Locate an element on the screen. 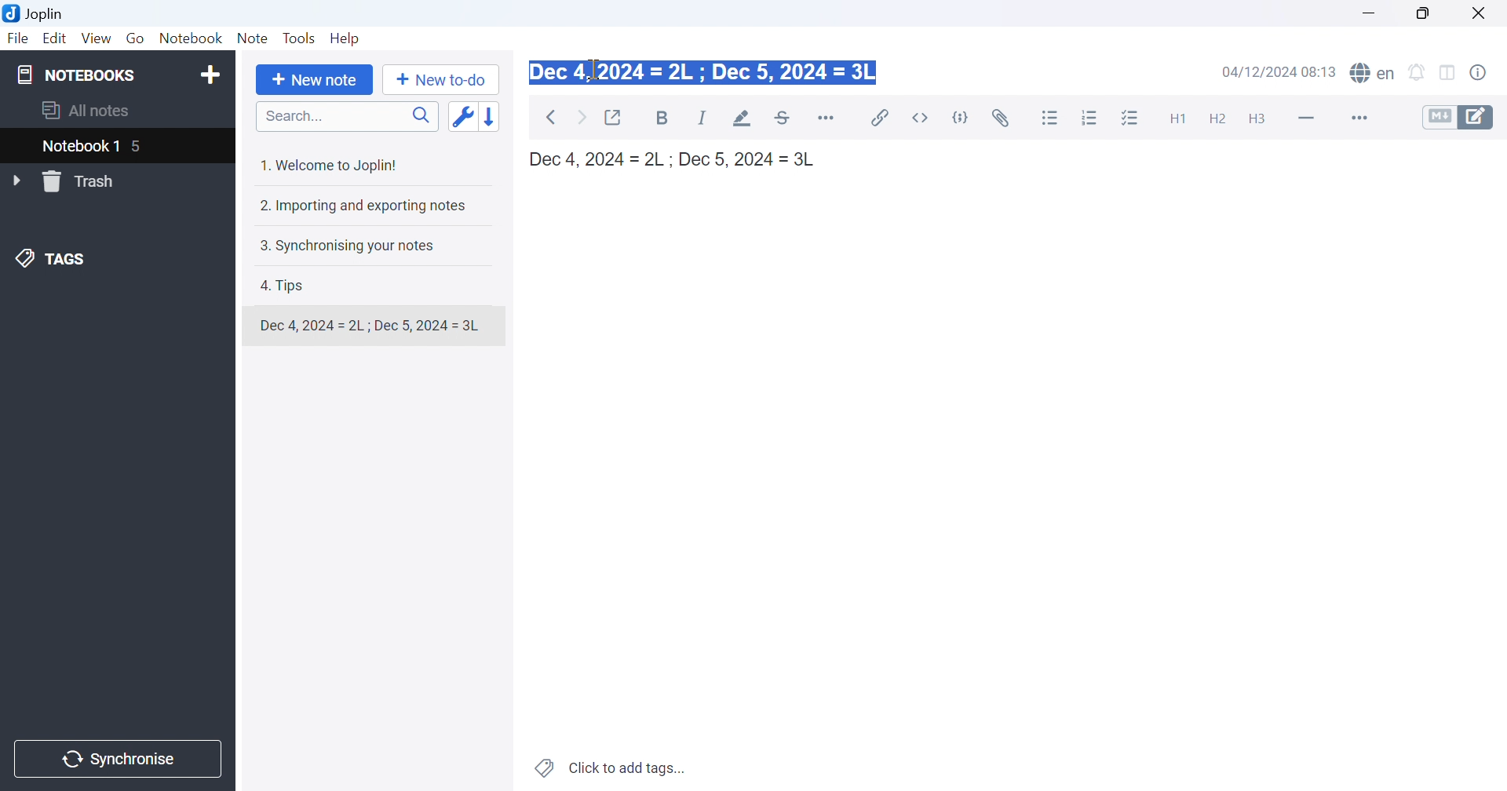 Image resolution: width=1507 pixels, height=791 pixels. Reverse sort order is located at coordinates (494, 114).